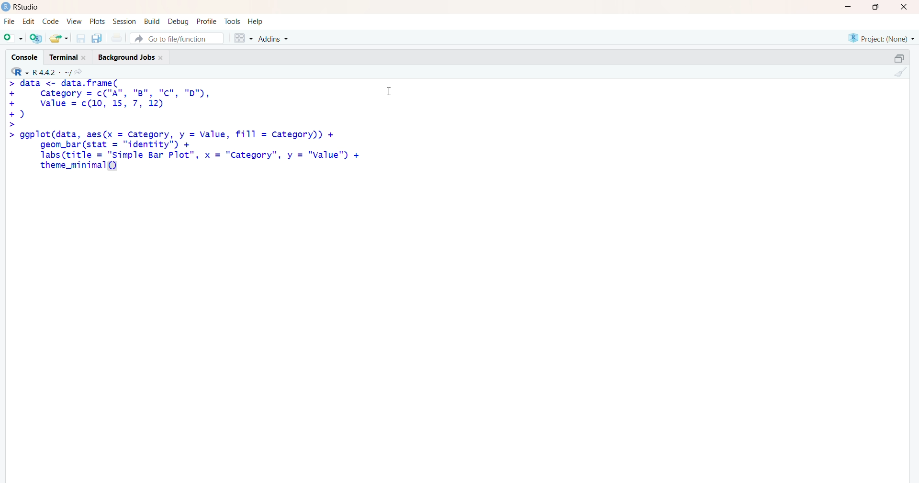  I want to click on # Go to file/function, so click(177, 38).